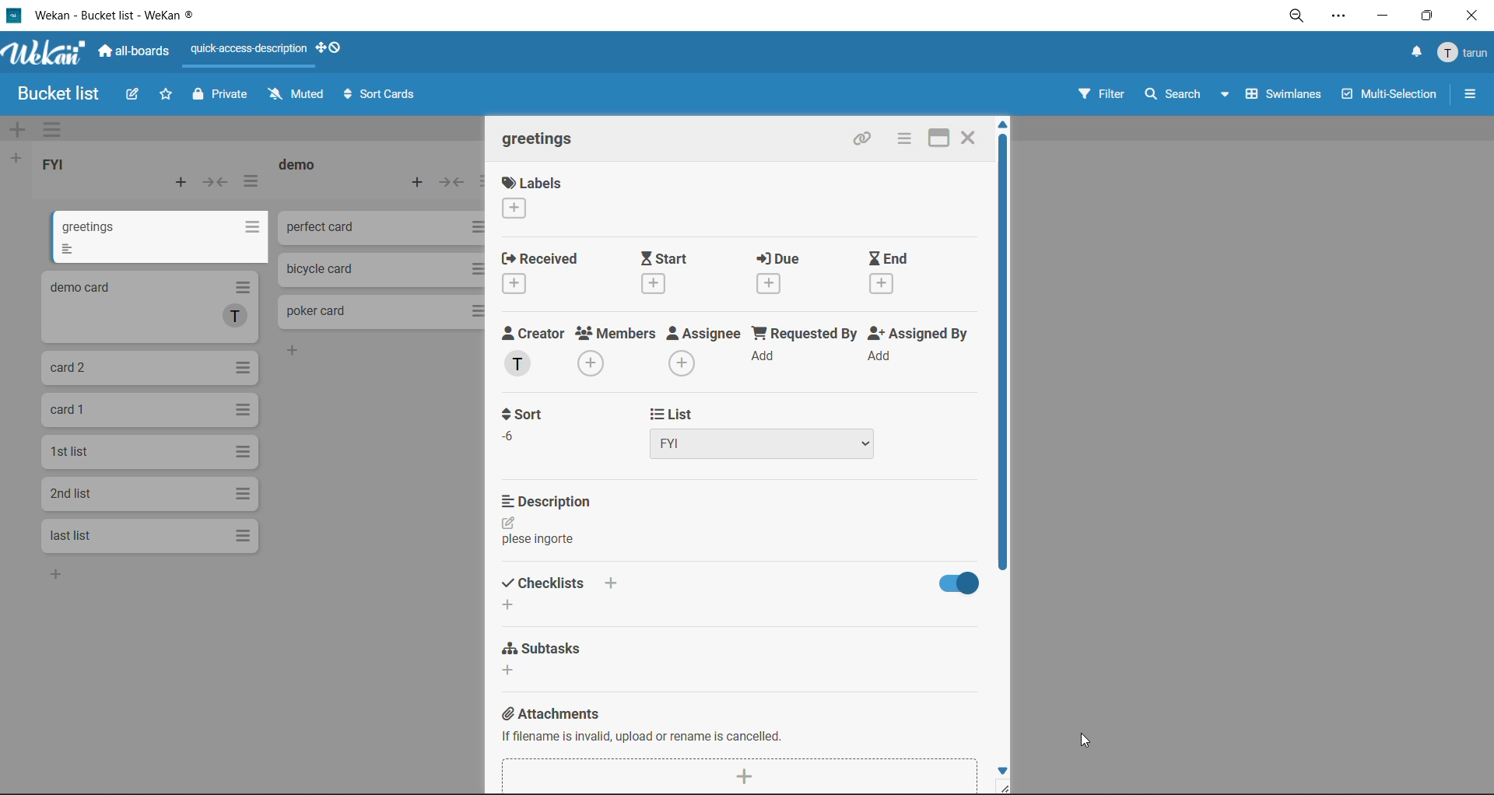 The width and height of the screenshot is (1494, 795). Describe the element at coordinates (1190, 93) in the screenshot. I see `search` at that location.